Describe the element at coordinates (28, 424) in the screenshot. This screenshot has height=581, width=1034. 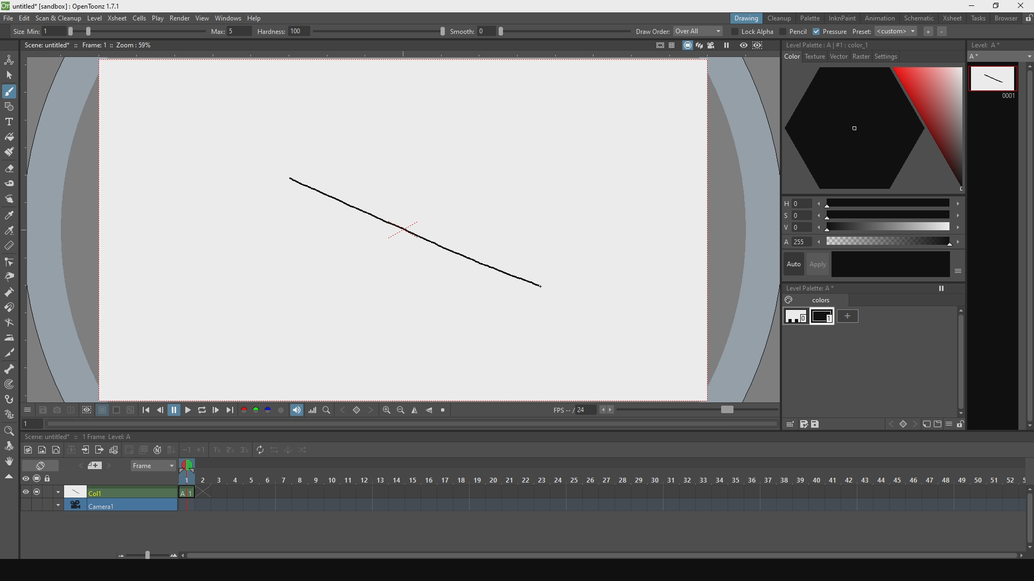
I see `1` at that location.